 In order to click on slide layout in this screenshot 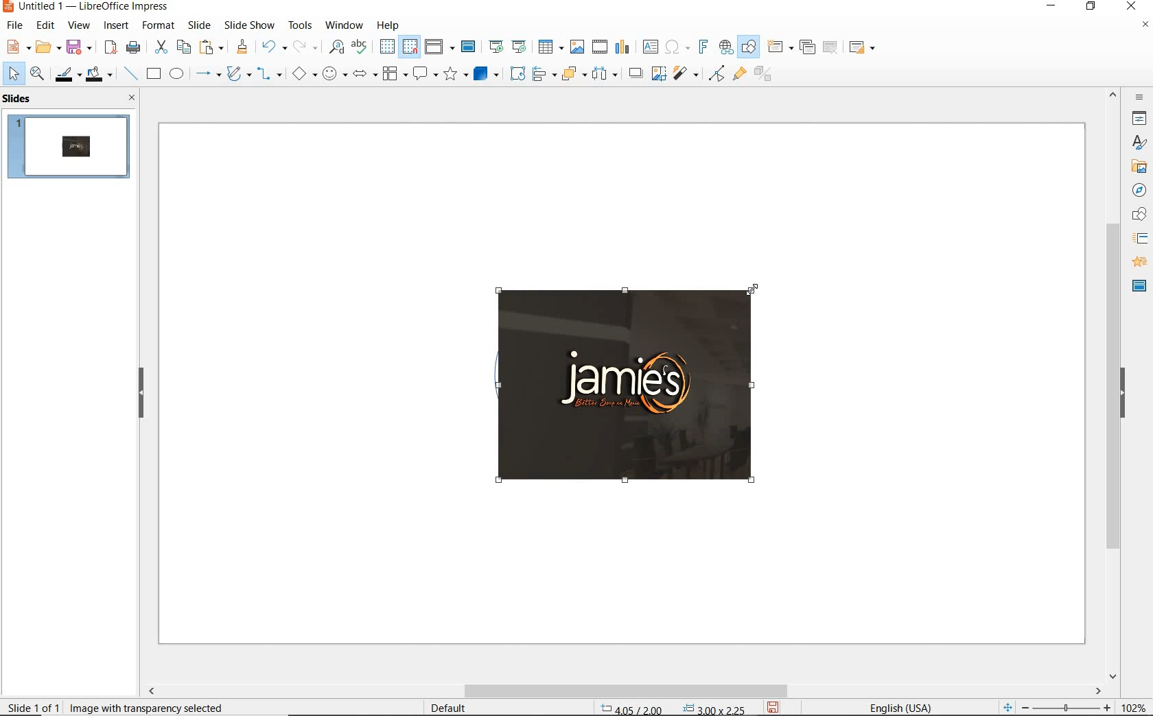, I will do `click(863, 48)`.